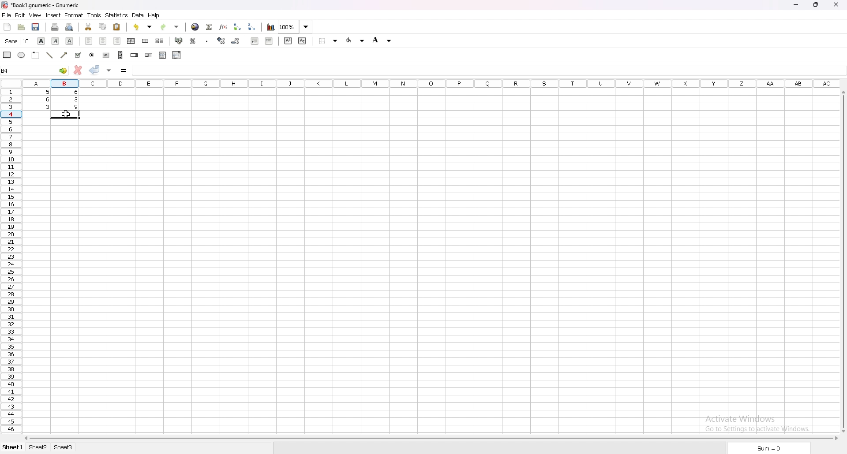 This screenshot has height=454, width=847. I want to click on superscript, so click(289, 41).